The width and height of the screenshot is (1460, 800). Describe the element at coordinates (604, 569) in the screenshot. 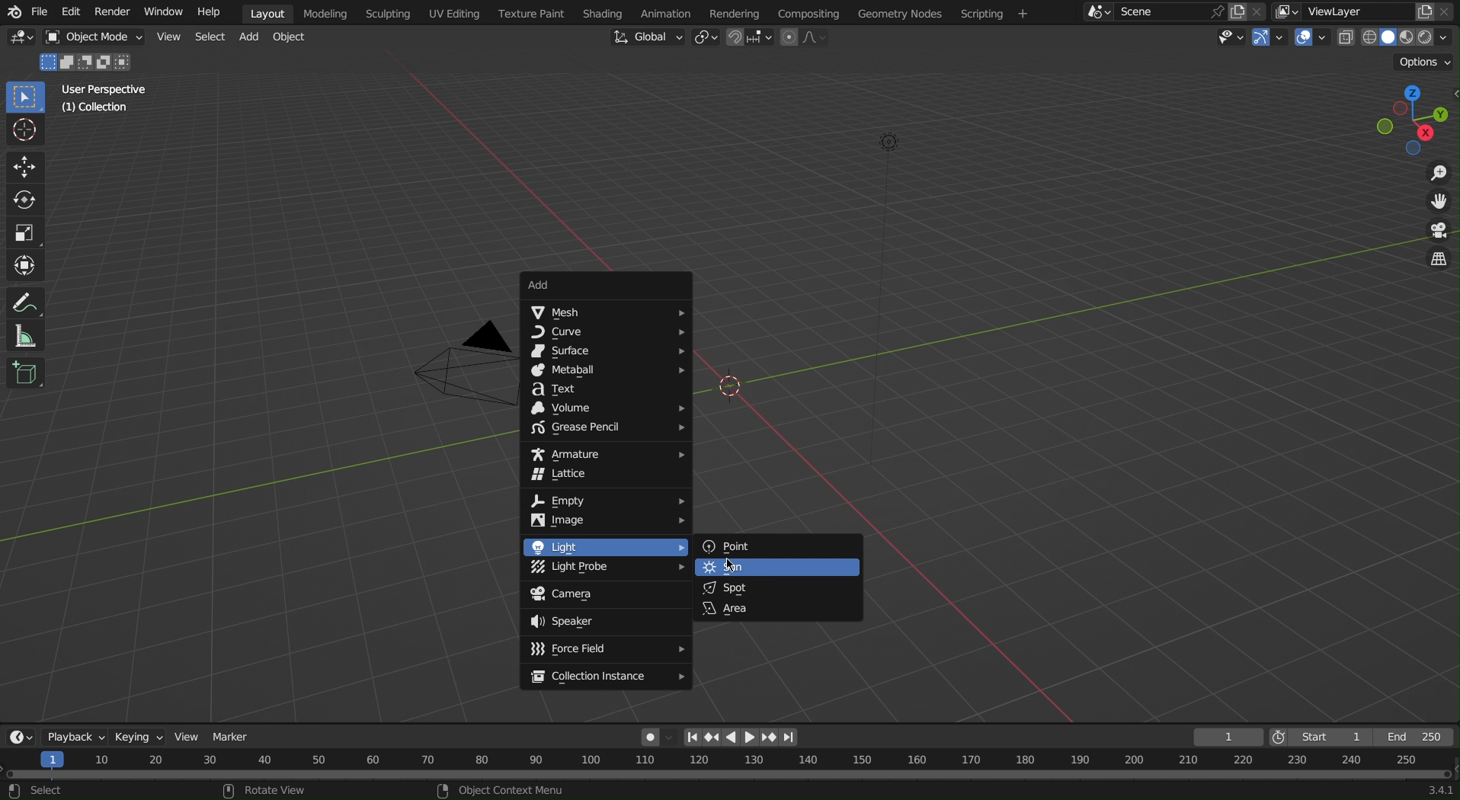

I see `Light Probe` at that location.